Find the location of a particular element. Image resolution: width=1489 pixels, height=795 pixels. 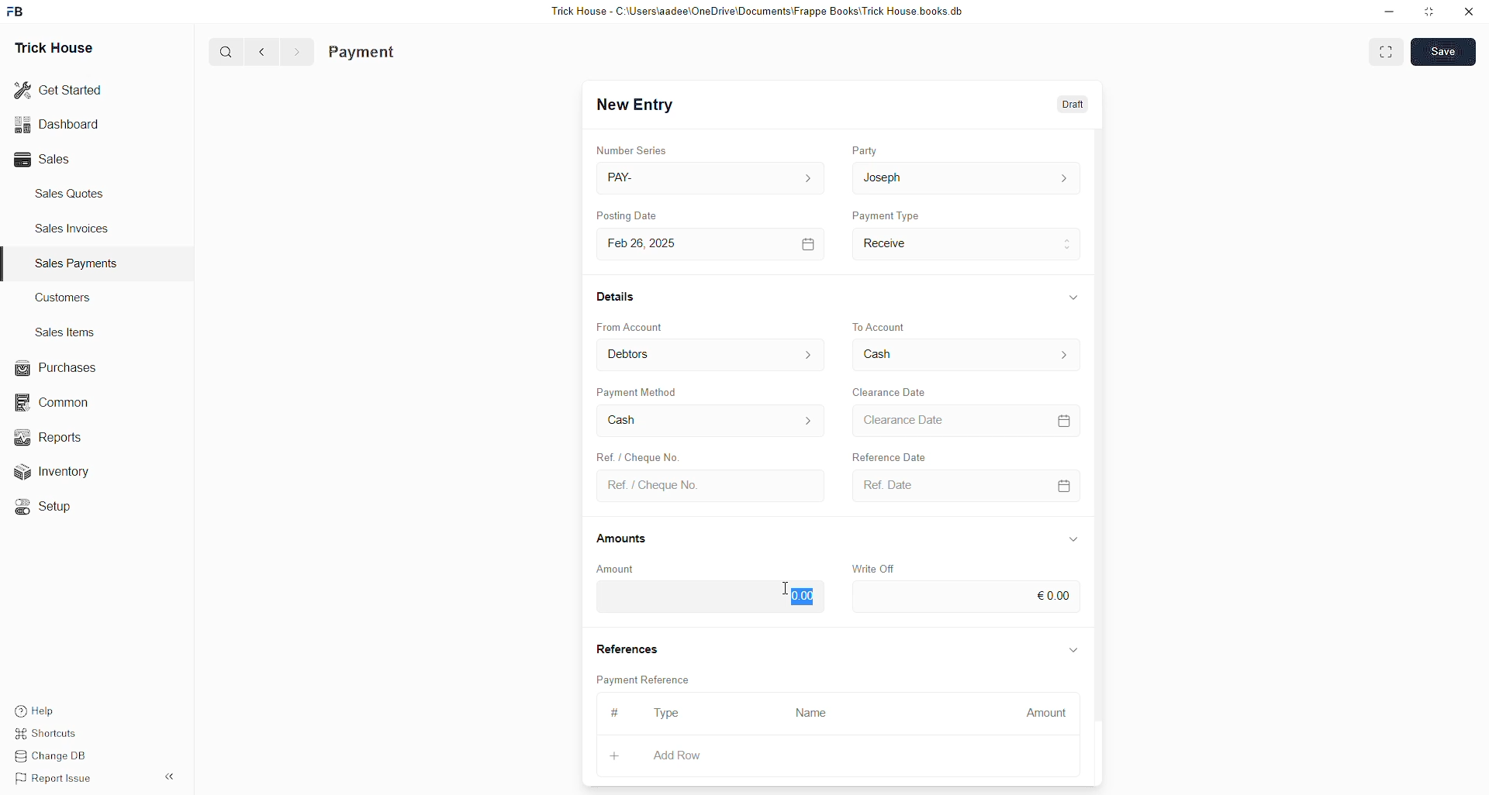

Ref. / Cheque No. is located at coordinates (713, 487).